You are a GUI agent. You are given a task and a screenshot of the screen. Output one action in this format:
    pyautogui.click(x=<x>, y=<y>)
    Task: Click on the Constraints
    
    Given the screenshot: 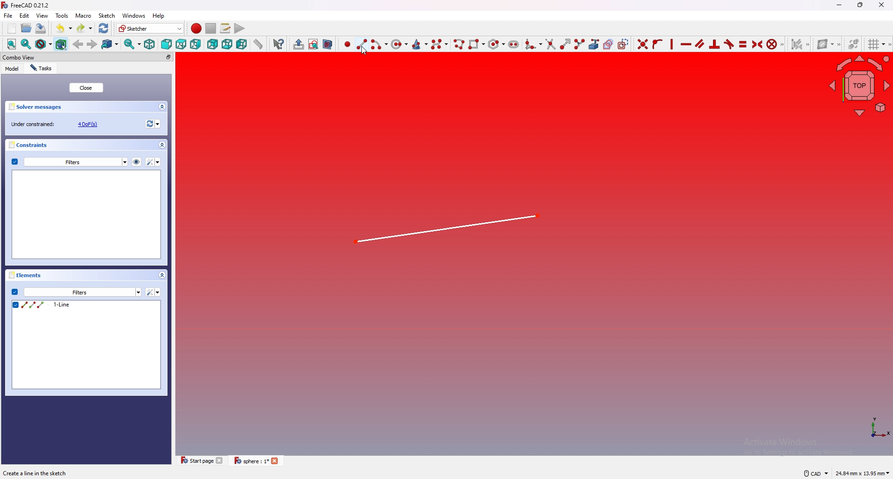 What is the action you would take?
    pyautogui.click(x=87, y=145)
    